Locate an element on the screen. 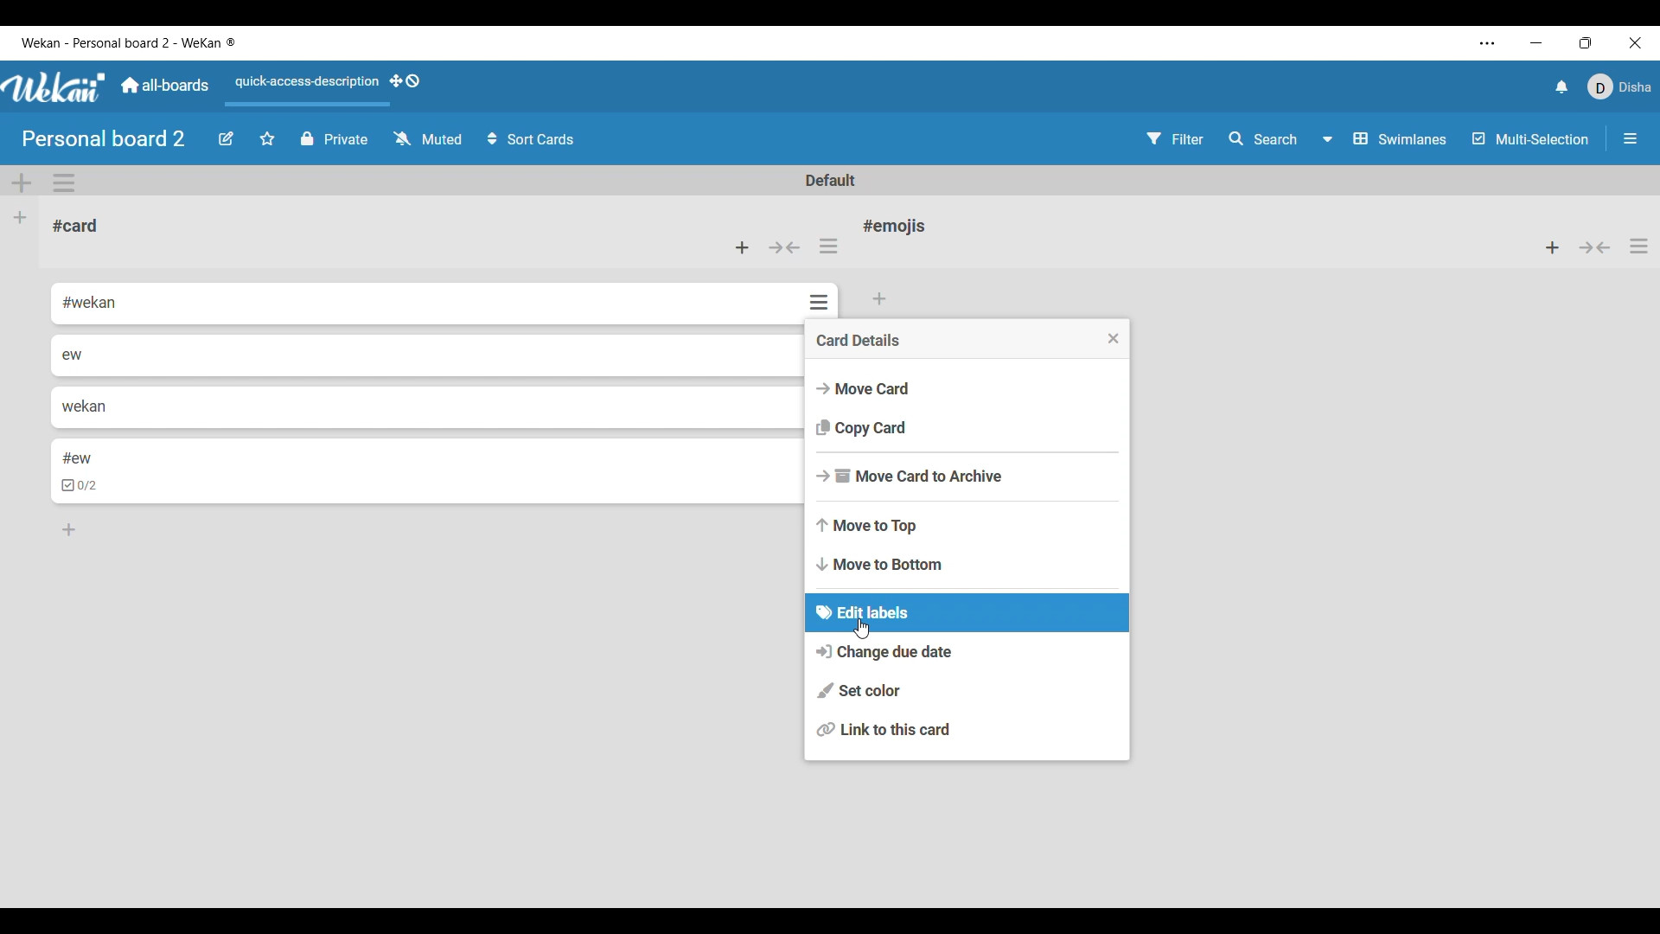 The height and width of the screenshot is (934, 1660). Close menu is located at coordinates (1113, 339).